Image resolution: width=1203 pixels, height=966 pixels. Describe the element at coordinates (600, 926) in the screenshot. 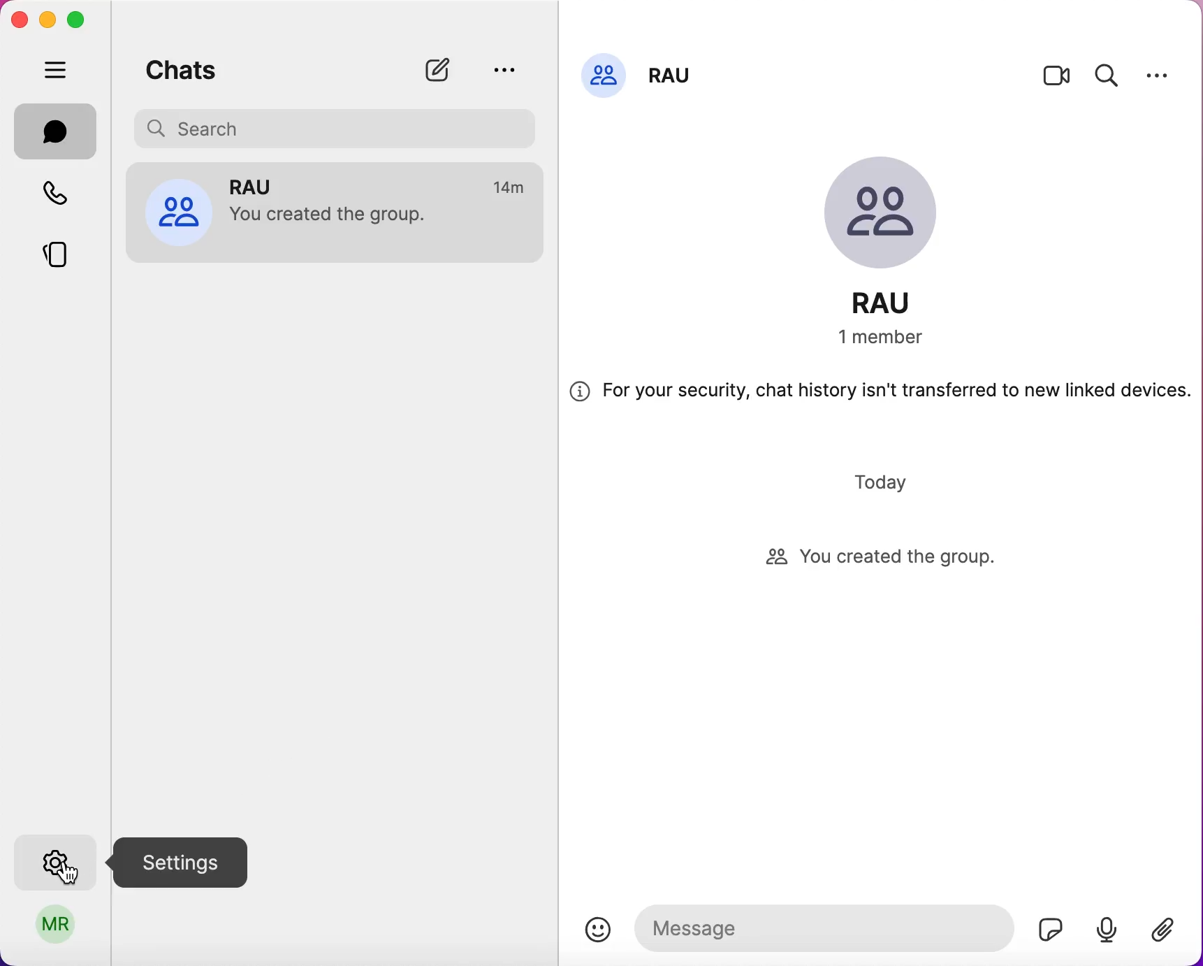

I see `emoji` at that location.